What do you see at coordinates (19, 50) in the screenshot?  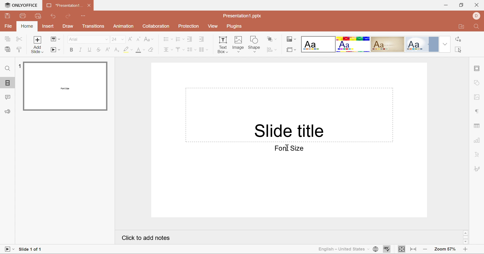 I see `Copy style` at bounding box center [19, 50].